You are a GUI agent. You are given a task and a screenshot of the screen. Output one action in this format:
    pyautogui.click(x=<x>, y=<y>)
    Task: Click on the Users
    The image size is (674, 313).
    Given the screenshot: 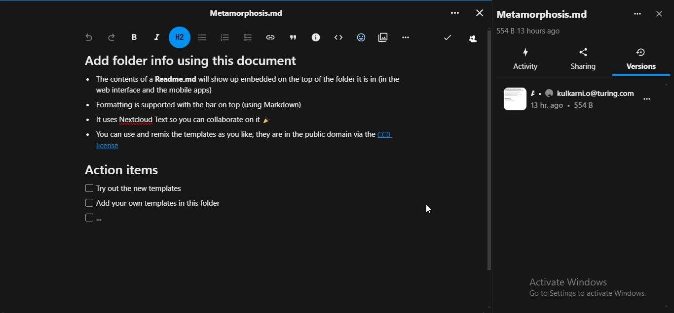 What is the action you would take?
    pyautogui.click(x=472, y=38)
    